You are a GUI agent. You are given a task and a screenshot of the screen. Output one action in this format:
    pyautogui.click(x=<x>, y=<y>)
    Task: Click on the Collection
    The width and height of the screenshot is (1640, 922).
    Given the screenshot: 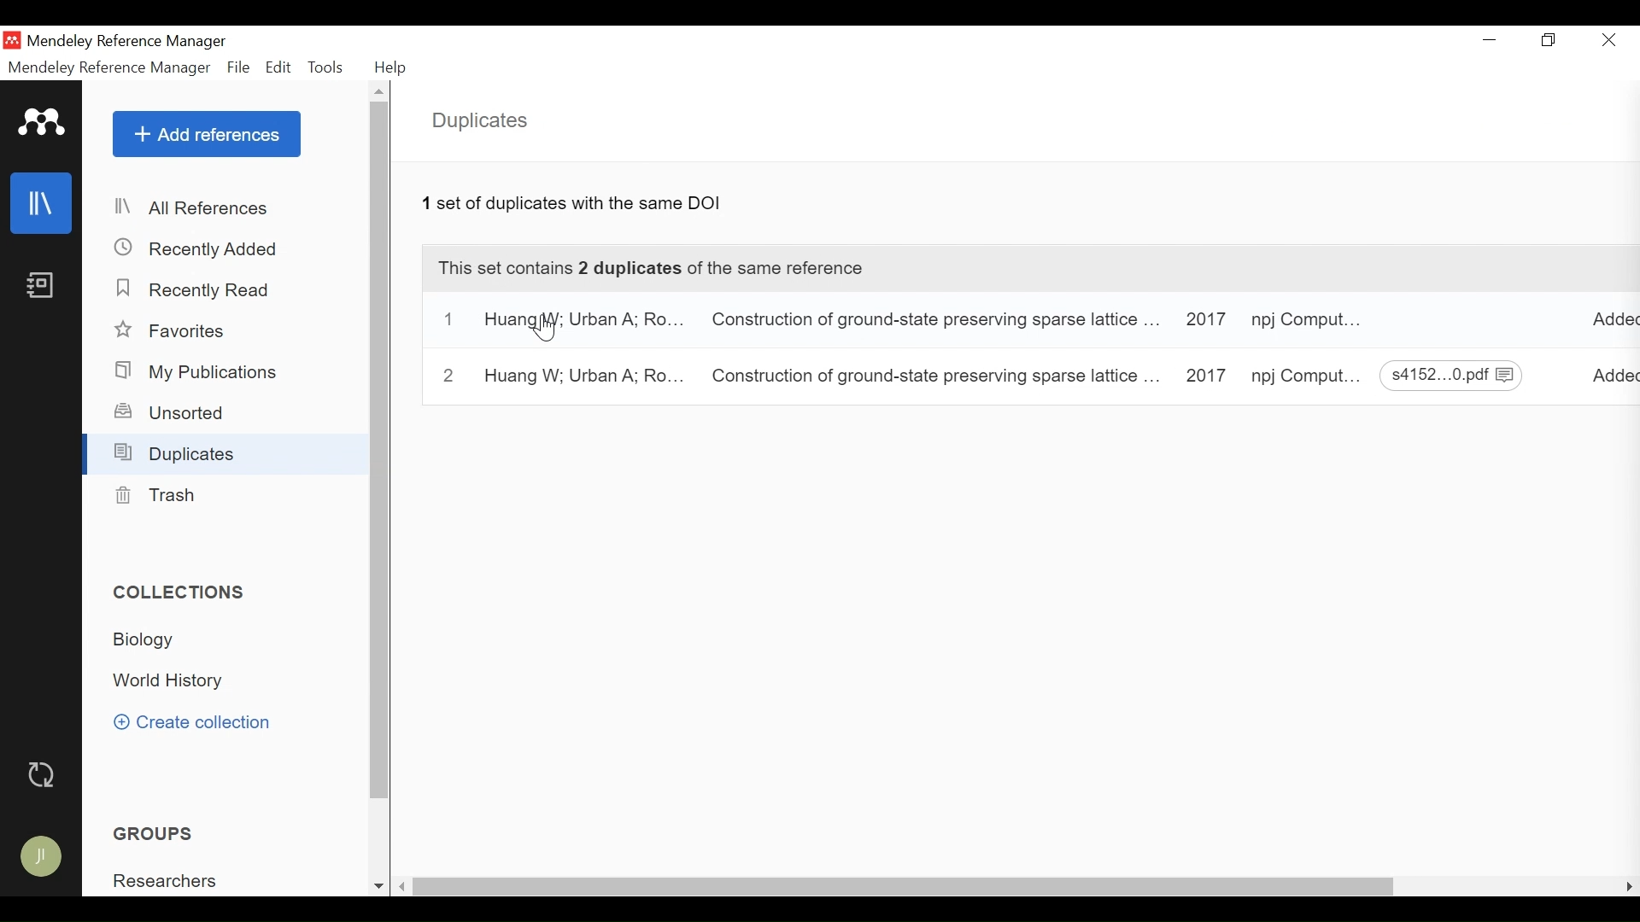 What is the action you would take?
    pyautogui.click(x=149, y=639)
    